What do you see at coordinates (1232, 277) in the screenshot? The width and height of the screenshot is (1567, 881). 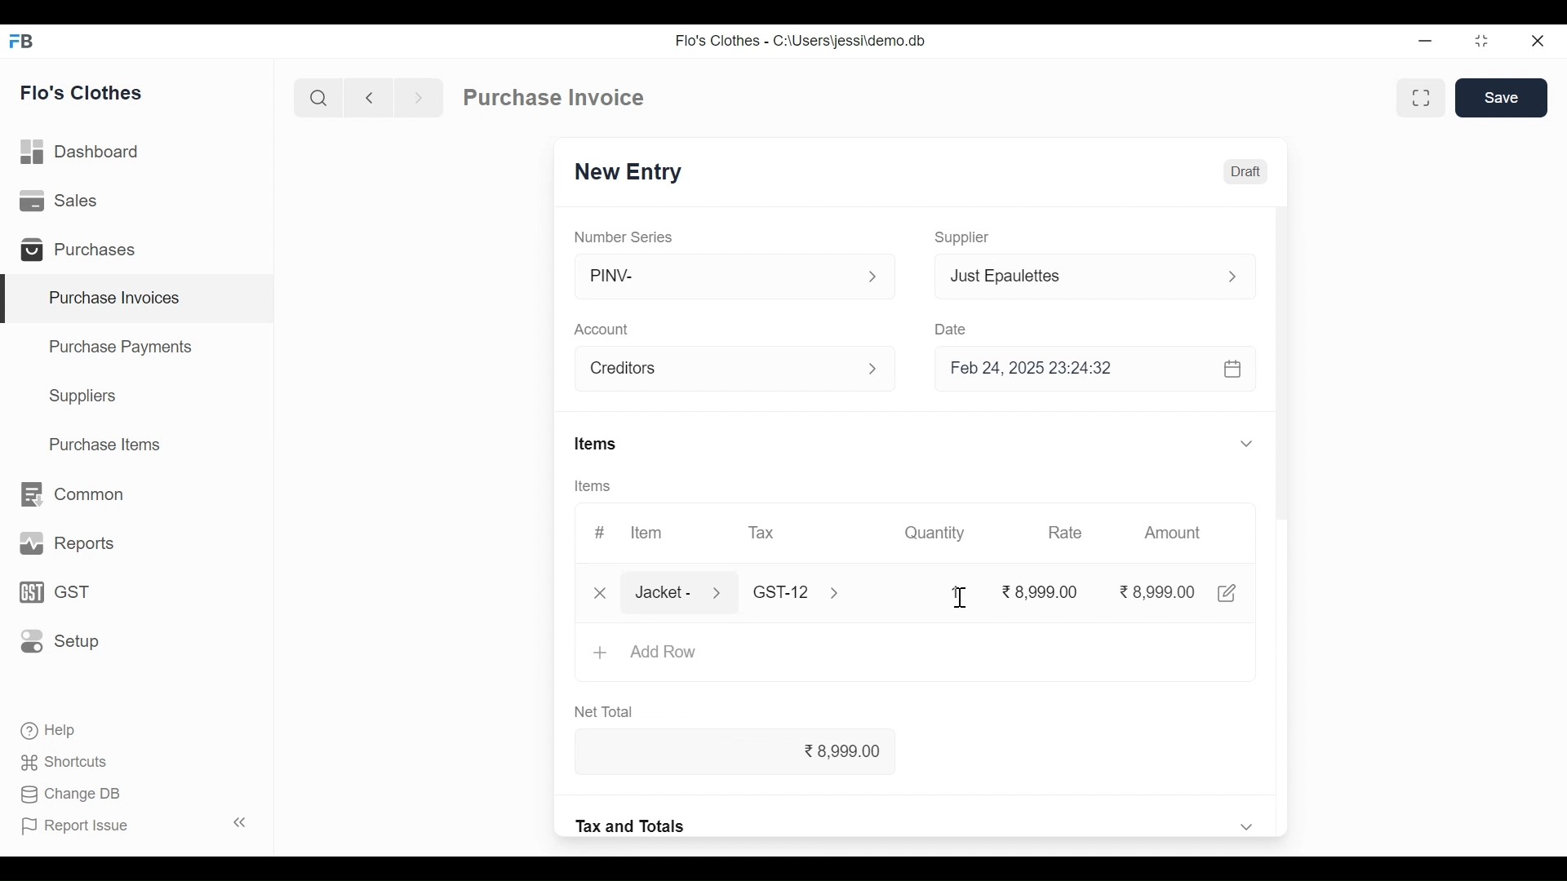 I see `Expand` at bounding box center [1232, 277].